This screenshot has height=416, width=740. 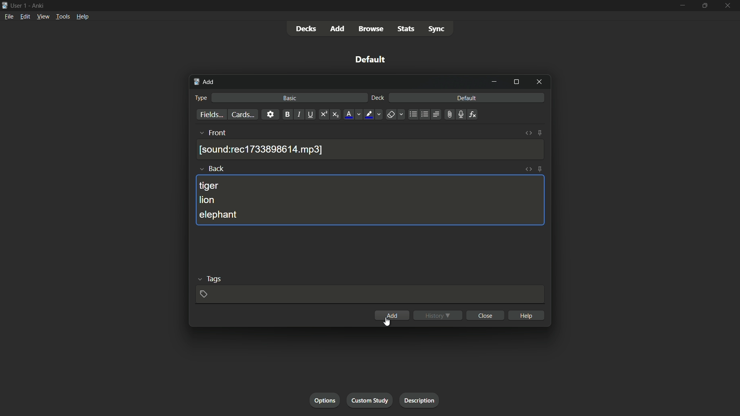 What do you see at coordinates (705, 6) in the screenshot?
I see `maximize` at bounding box center [705, 6].